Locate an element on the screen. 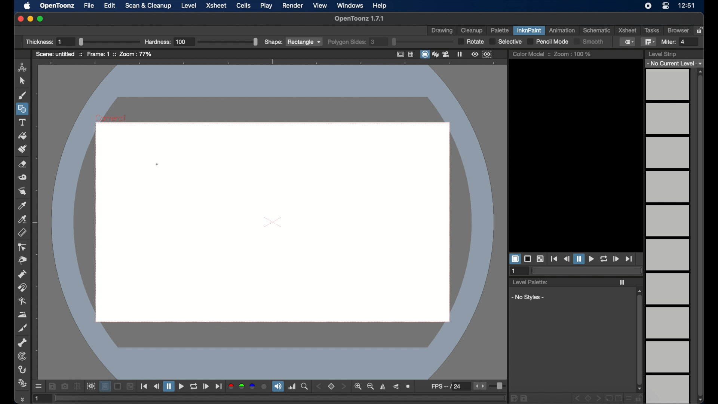 This screenshot has width=718, height=404. forward is located at coordinates (616, 258).